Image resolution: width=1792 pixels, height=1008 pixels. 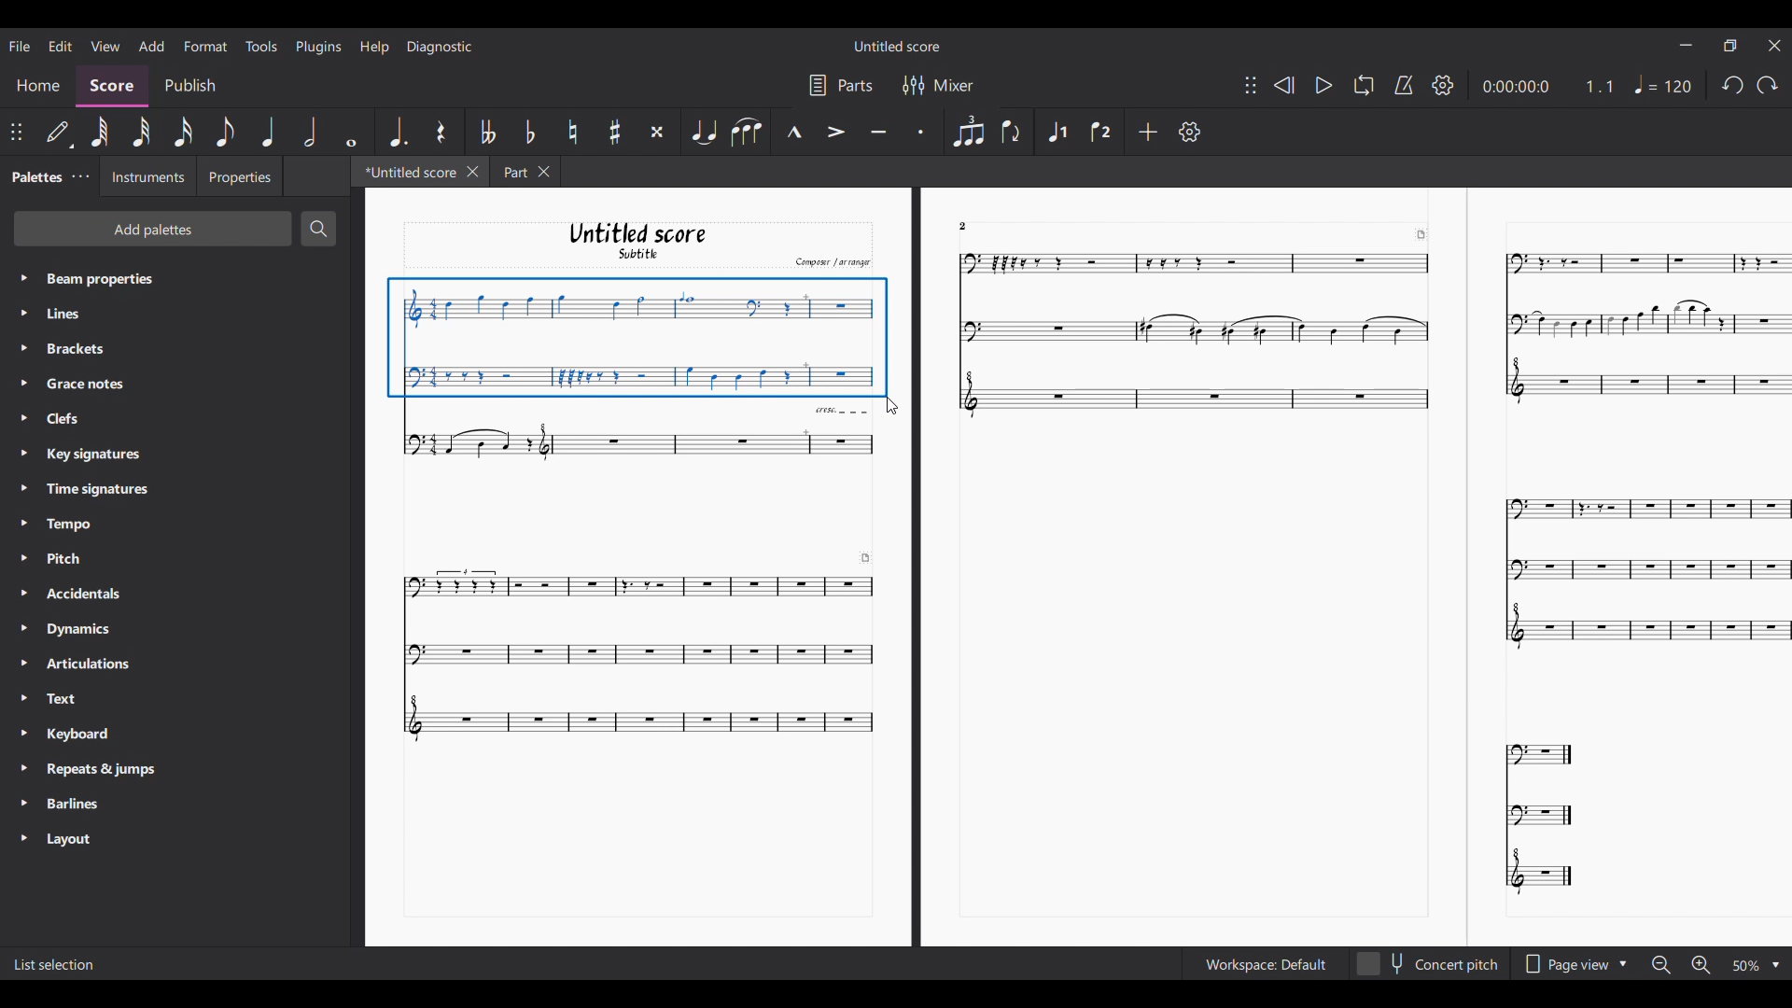 What do you see at coordinates (113, 88) in the screenshot?
I see `Score ` at bounding box center [113, 88].